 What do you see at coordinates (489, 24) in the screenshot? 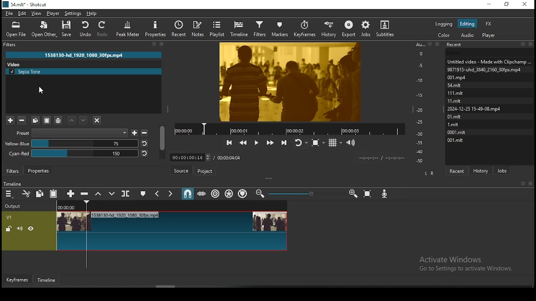
I see `fx` at bounding box center [489, 24].